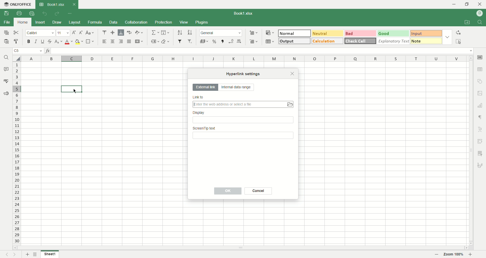 The width and height of the screenshot is (486, 258). What do you see at coordinates (130, 32) in the screenshot?
I see `wrap text` at bounding box center [130, 32].